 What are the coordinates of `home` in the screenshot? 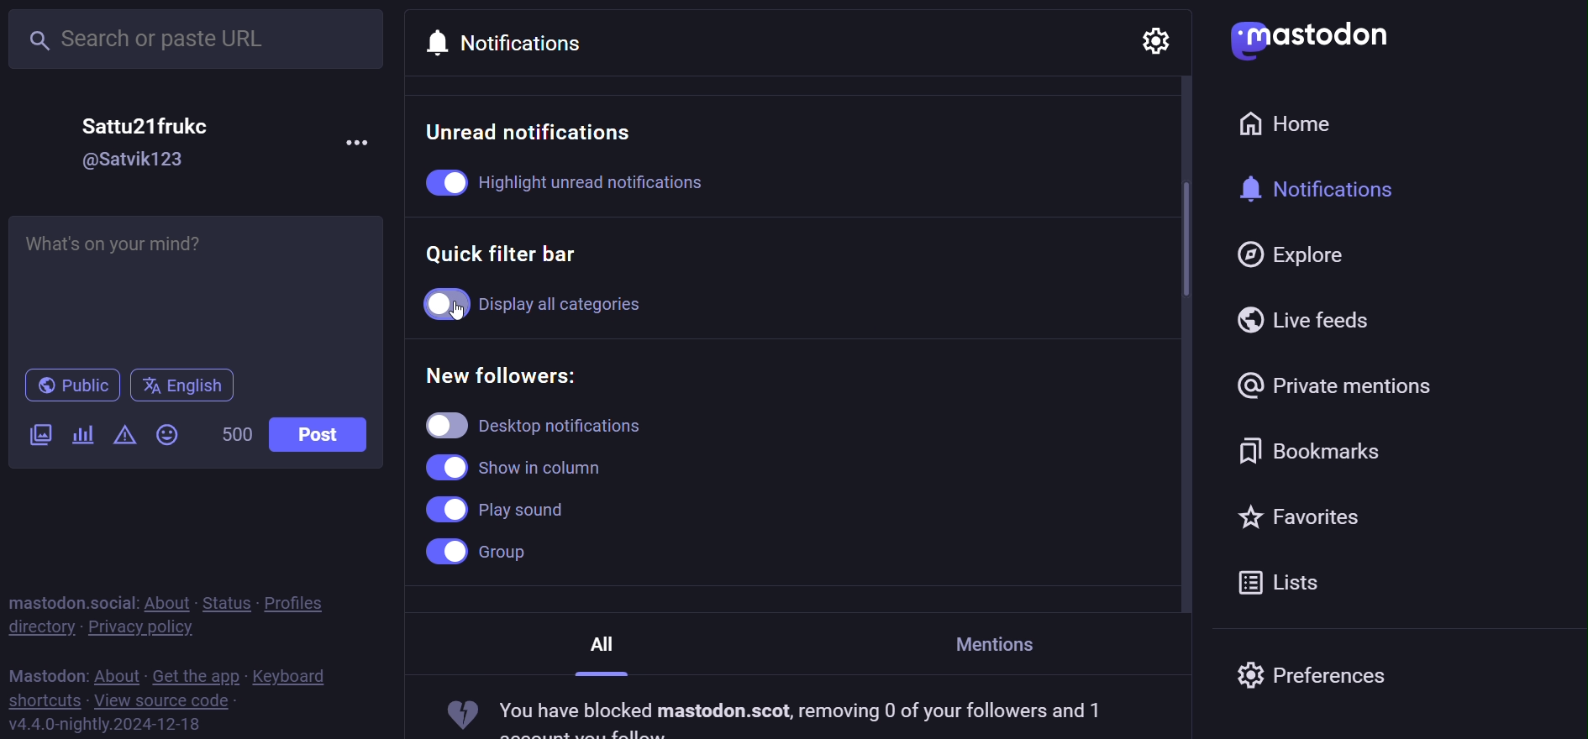 It's located at (1297, 124).